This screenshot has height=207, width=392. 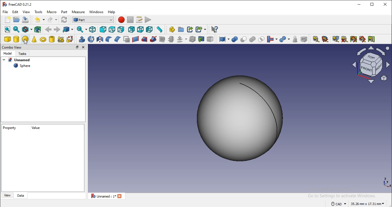 I want to click on macros, so click(x=139, y=20).